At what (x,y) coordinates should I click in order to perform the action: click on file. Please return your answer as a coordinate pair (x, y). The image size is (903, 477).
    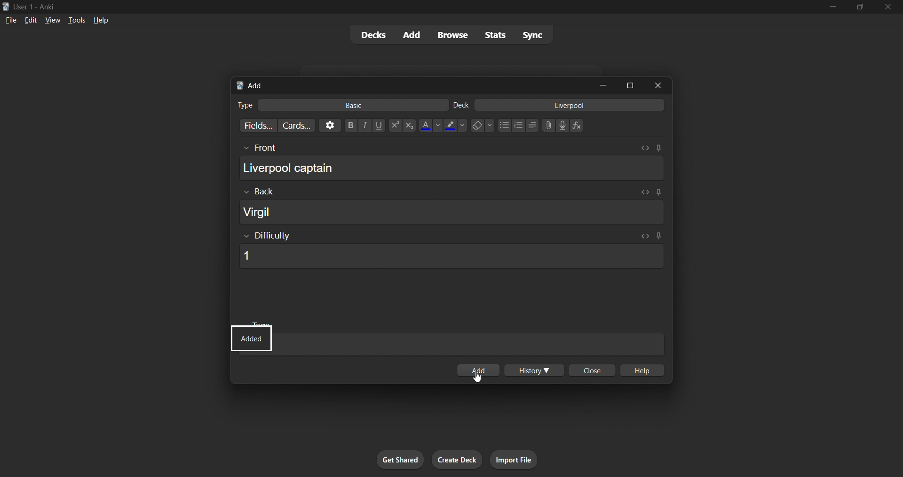
    Looking at the image, I should click on (11, 19).